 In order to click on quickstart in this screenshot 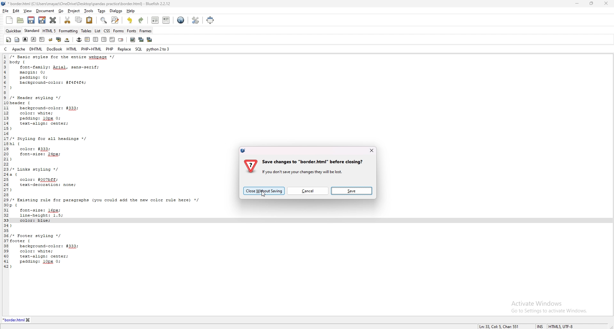, I will do `click(9, 40)`.